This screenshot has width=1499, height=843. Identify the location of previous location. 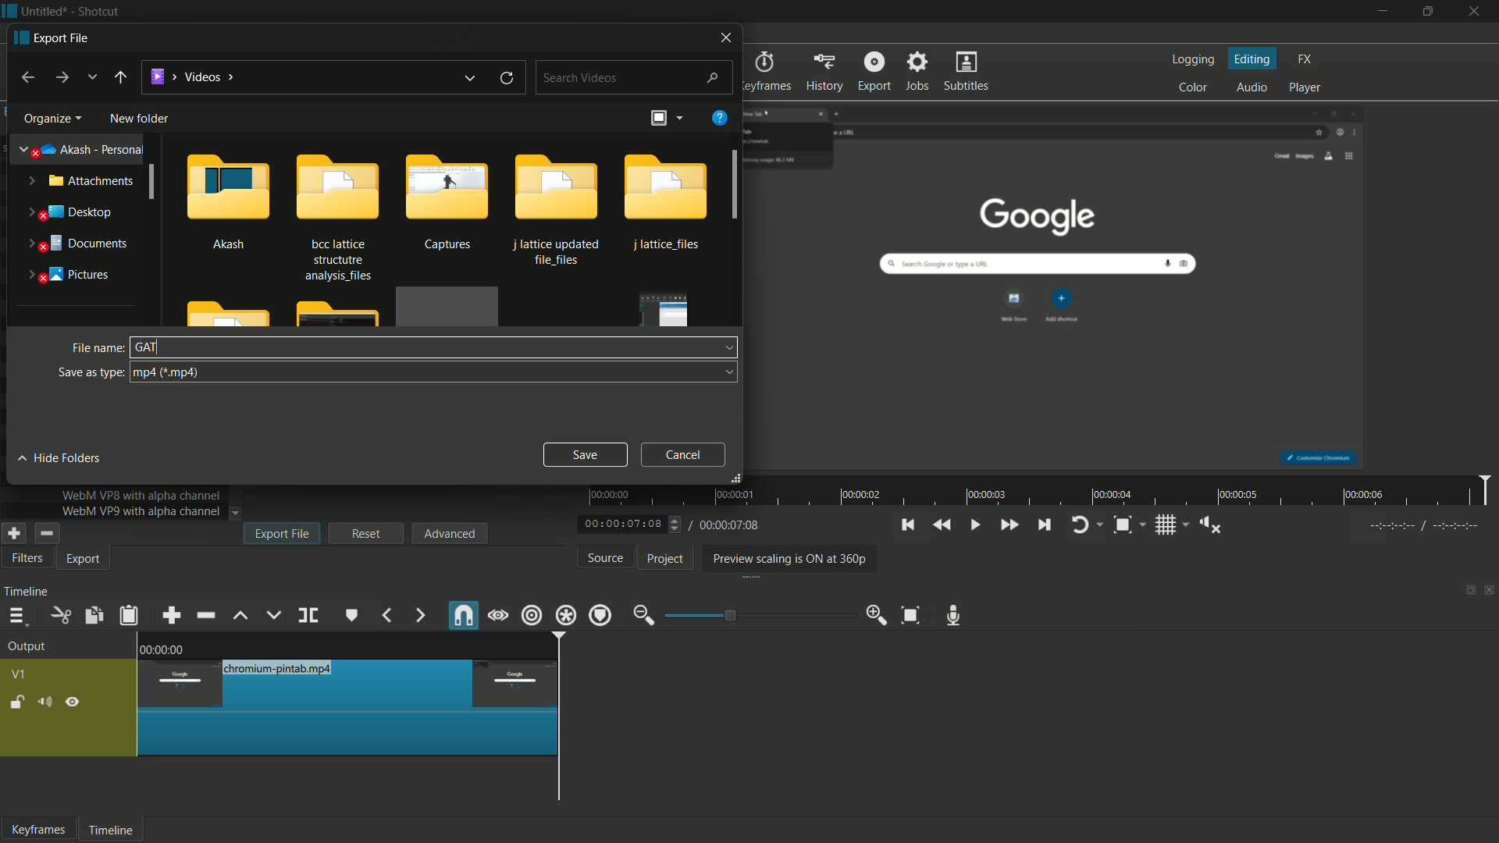
(468, 79).